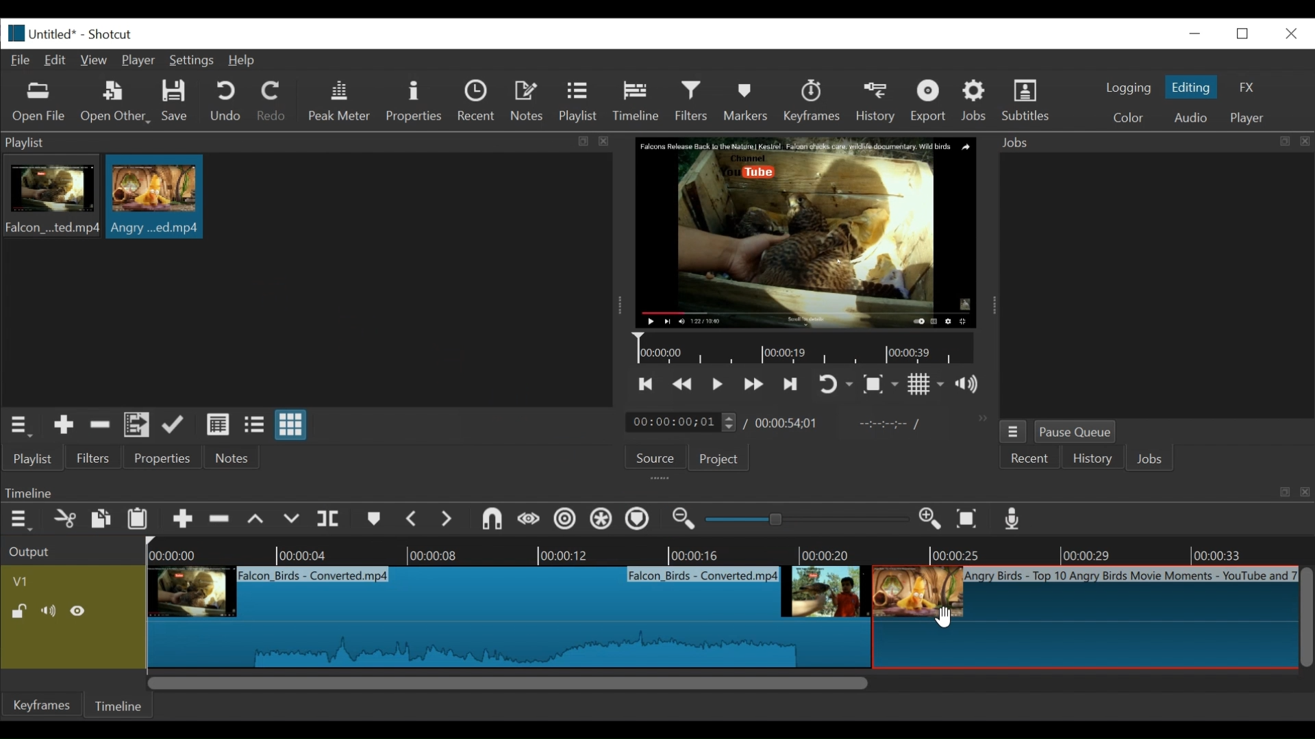 The image size is (1315, 739). I want to click on split at playhead, so click(330, 520).